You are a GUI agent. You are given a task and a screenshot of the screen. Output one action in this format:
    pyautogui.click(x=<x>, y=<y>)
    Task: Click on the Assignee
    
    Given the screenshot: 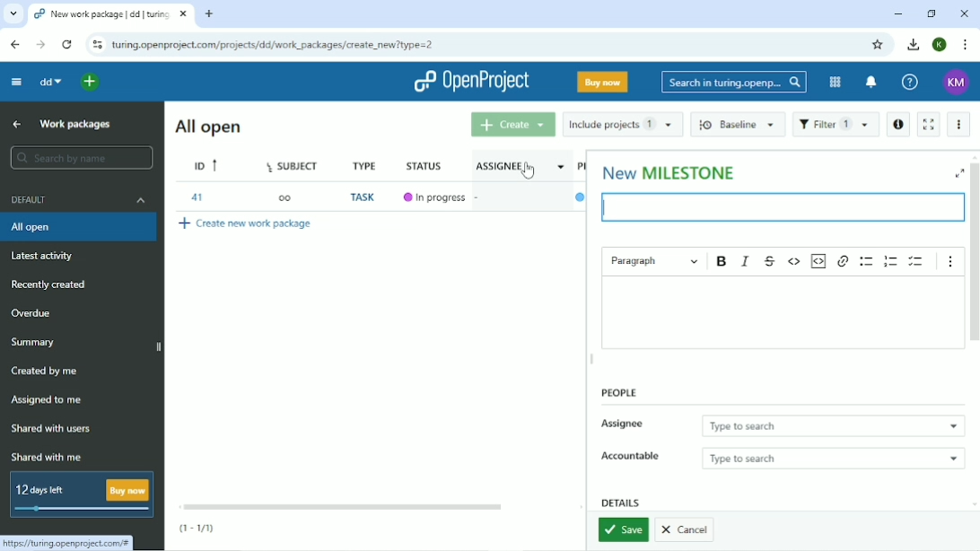 What is the action you would take?
    pyautogui.click(x=783, y=425)
    